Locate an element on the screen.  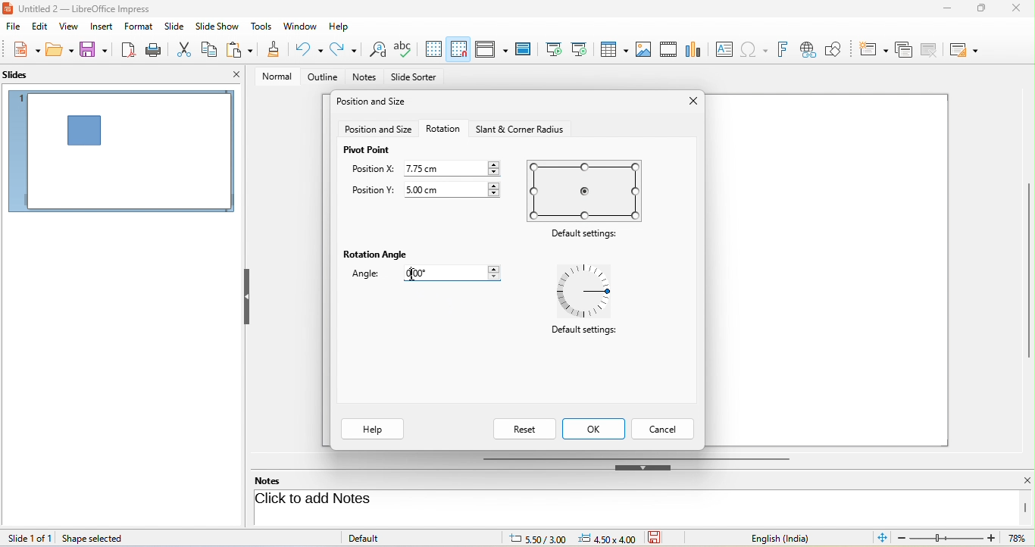
table is located at coordinates (615, 51).